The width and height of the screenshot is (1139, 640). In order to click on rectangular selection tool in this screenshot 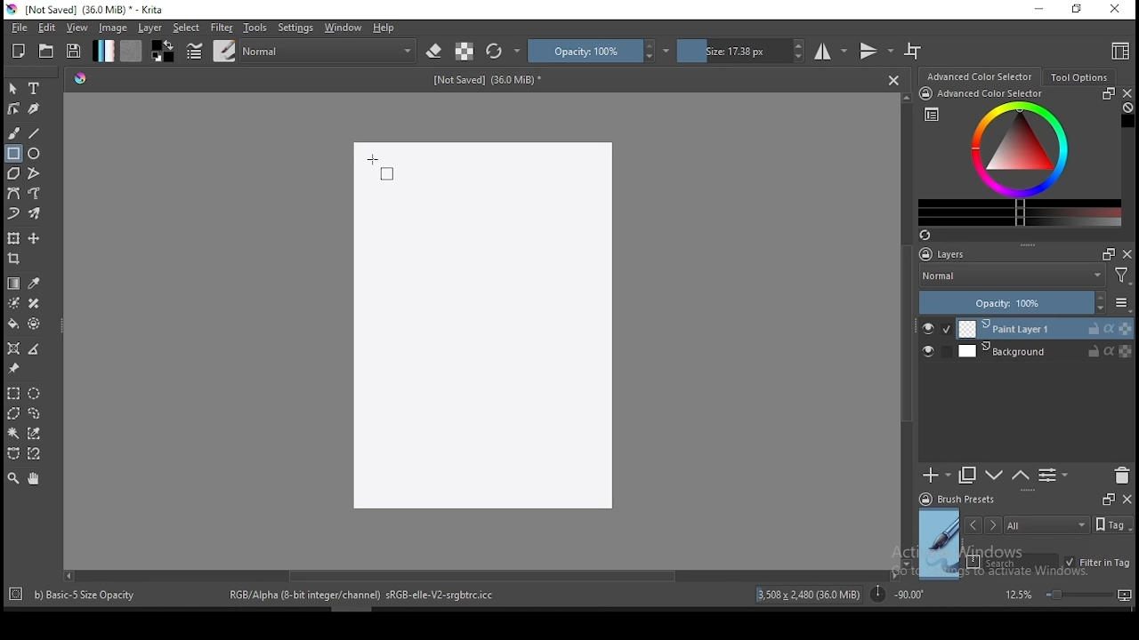, I will do `click(12, 393)`.